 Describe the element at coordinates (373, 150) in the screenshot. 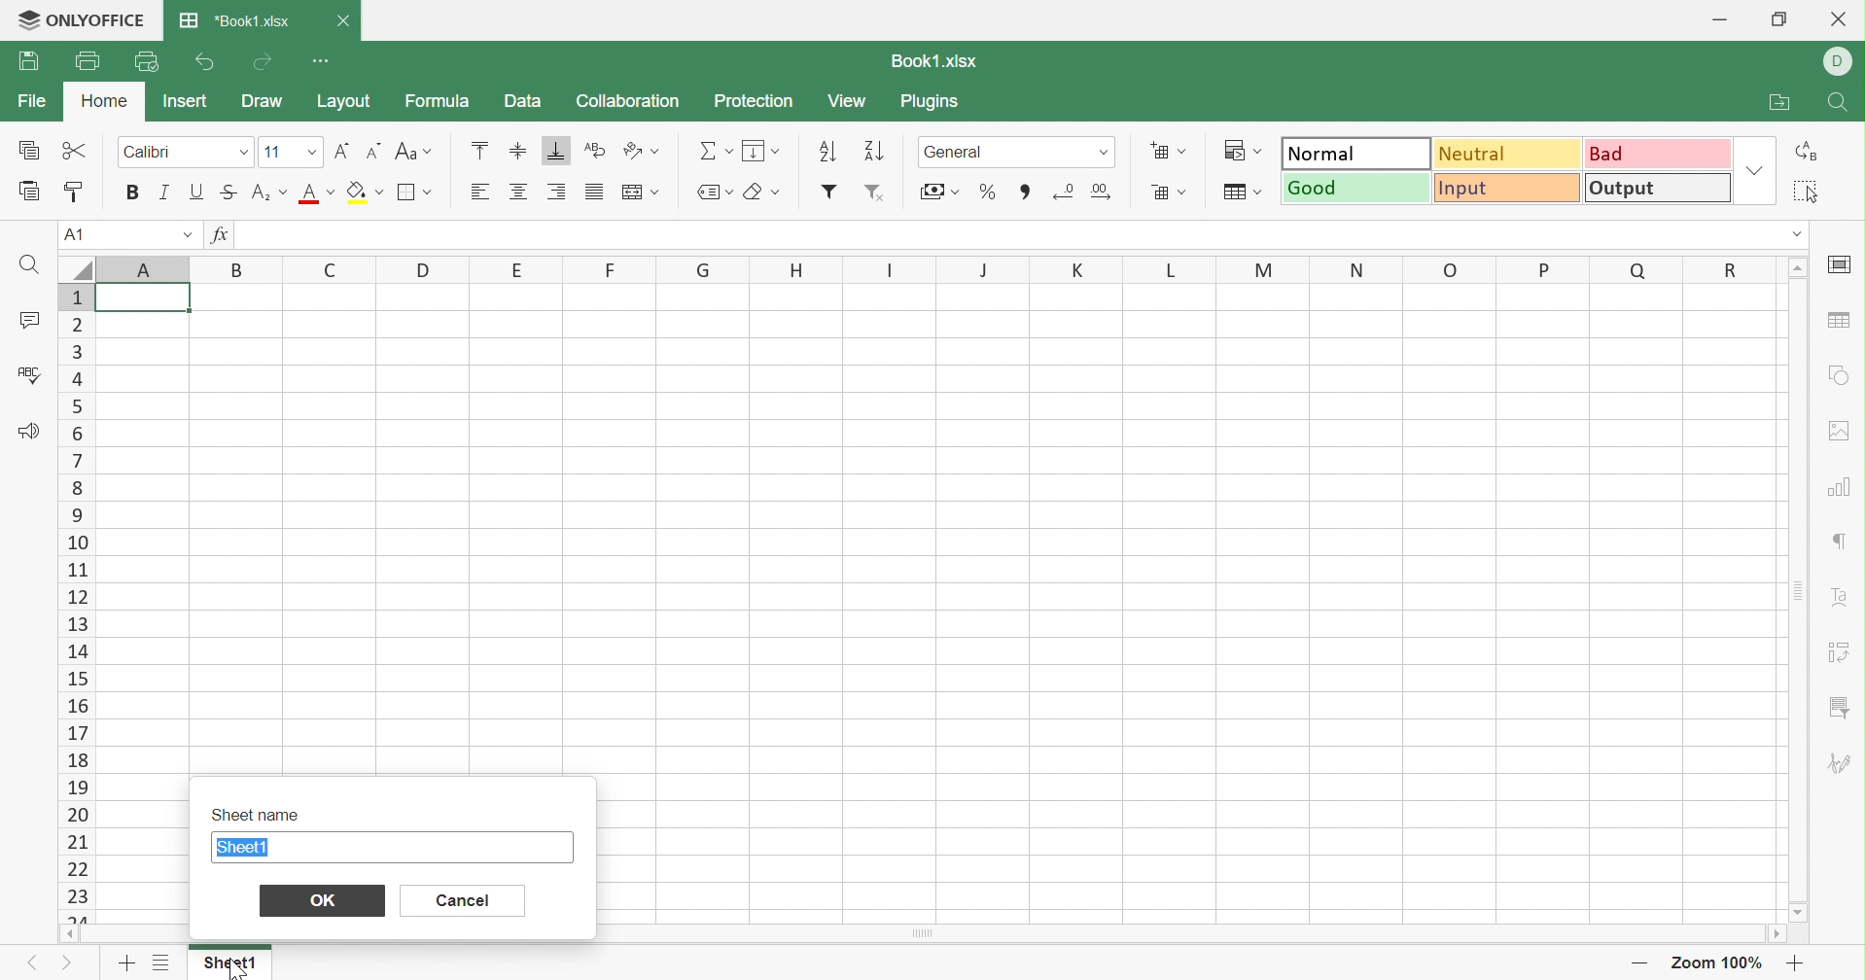

I see `Decrement font size` at that location.